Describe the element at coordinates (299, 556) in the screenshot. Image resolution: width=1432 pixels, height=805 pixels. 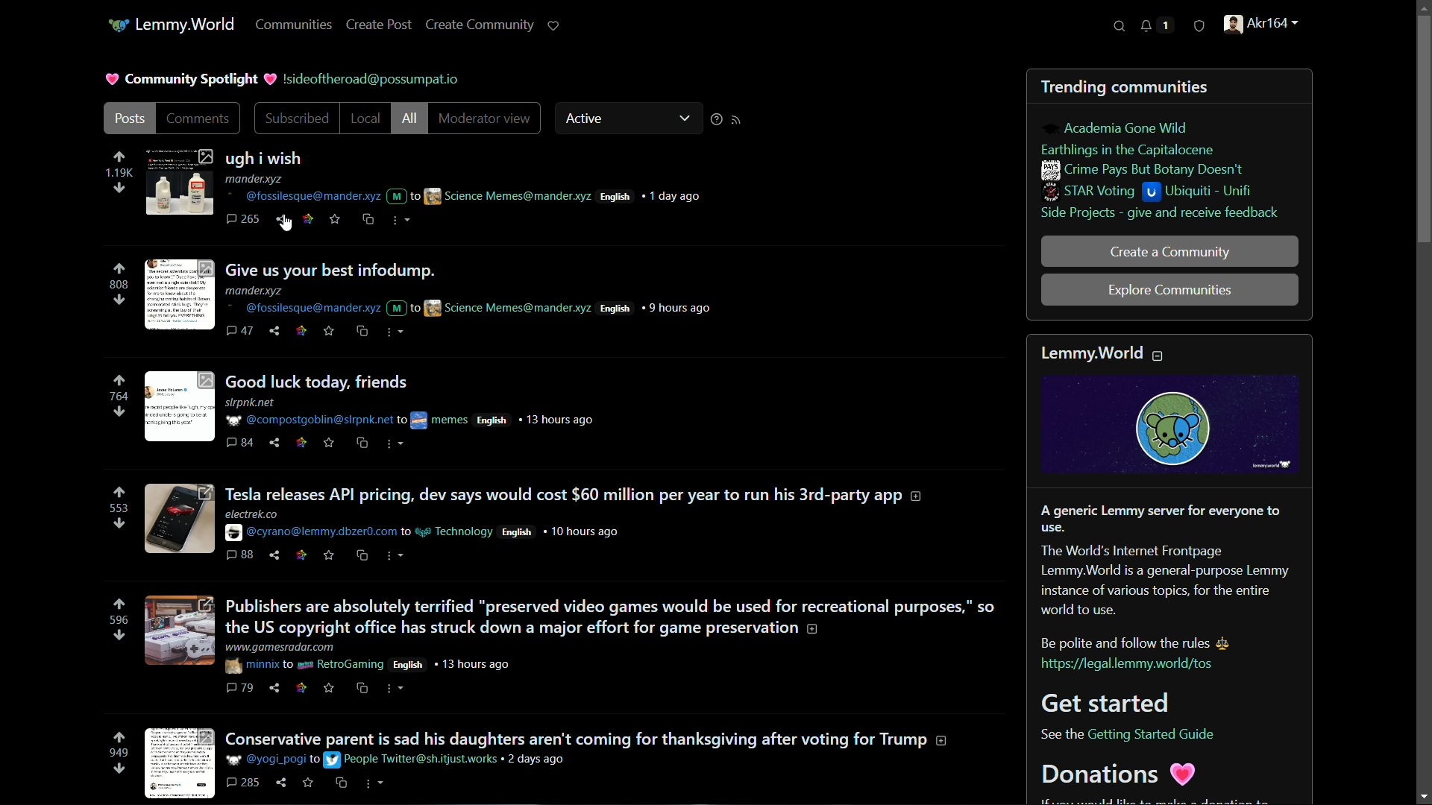
I see `link` at that location.